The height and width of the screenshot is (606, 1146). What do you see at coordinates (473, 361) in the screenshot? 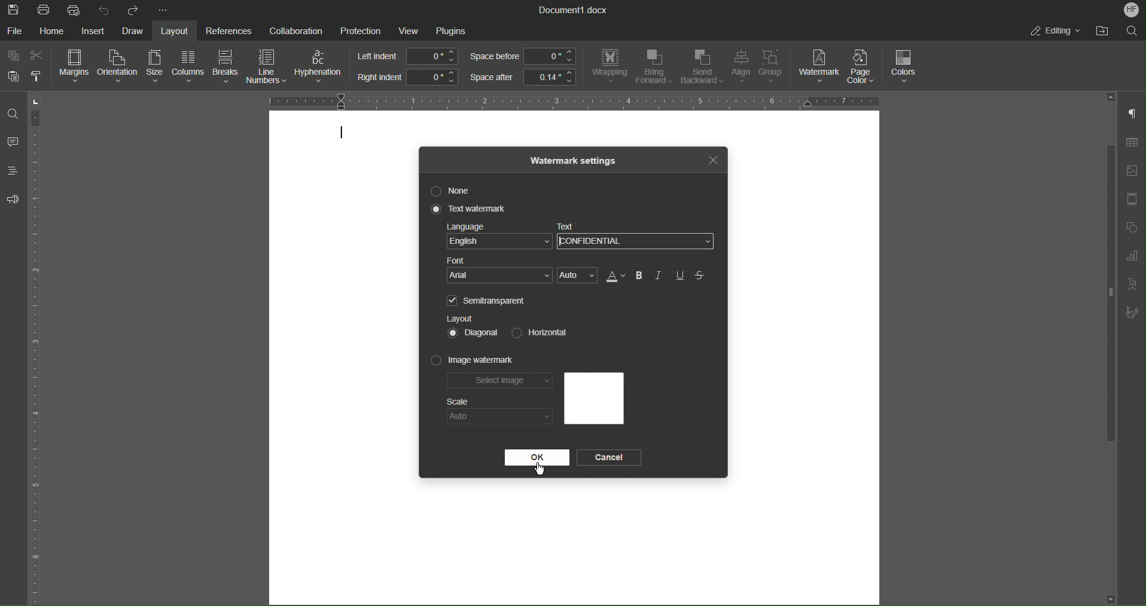
I see `Image Watermark` at bounding box center [473, 361].